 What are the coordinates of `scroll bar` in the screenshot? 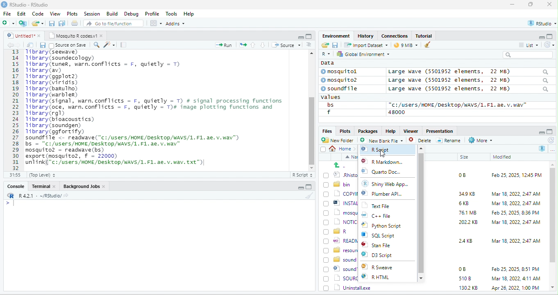 It's located at (311, 109).